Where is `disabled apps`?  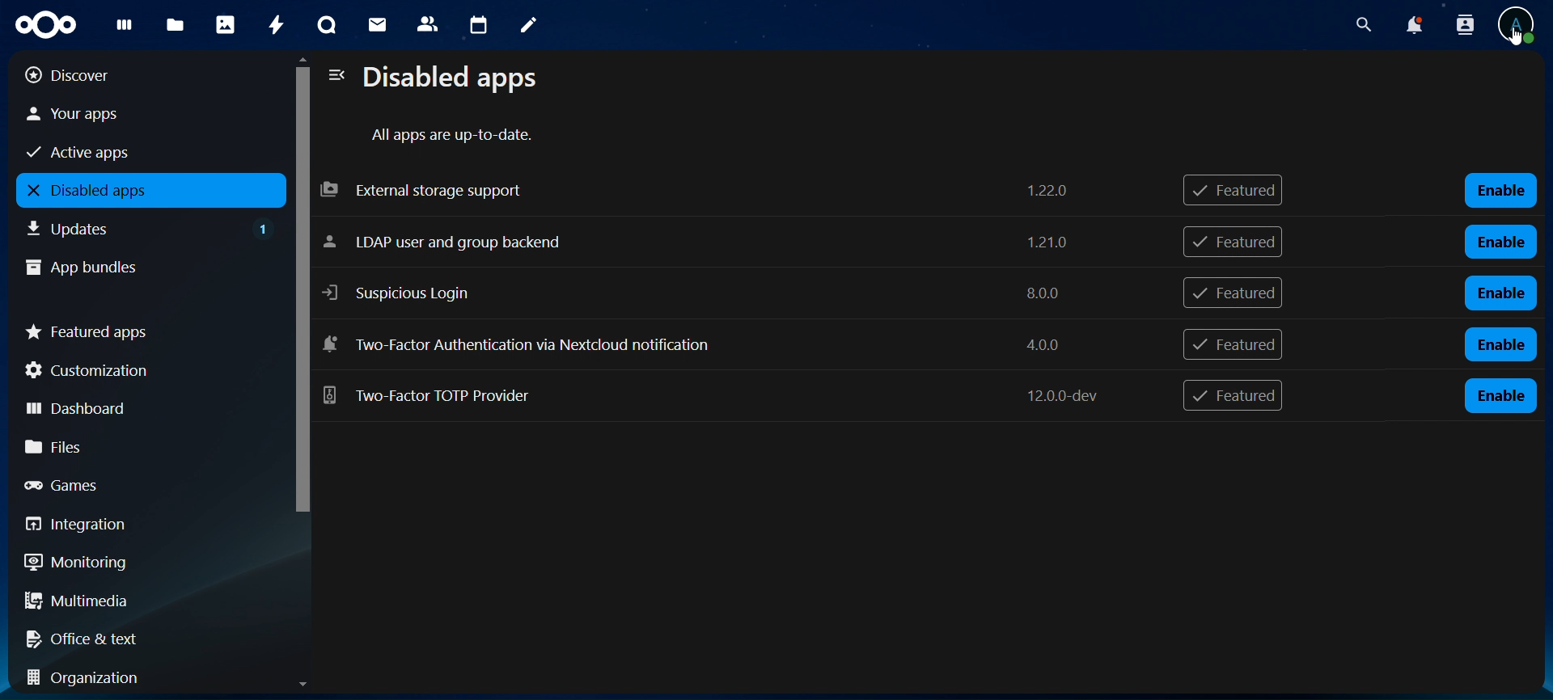
disabled apps is located at coordinates (458, 79).